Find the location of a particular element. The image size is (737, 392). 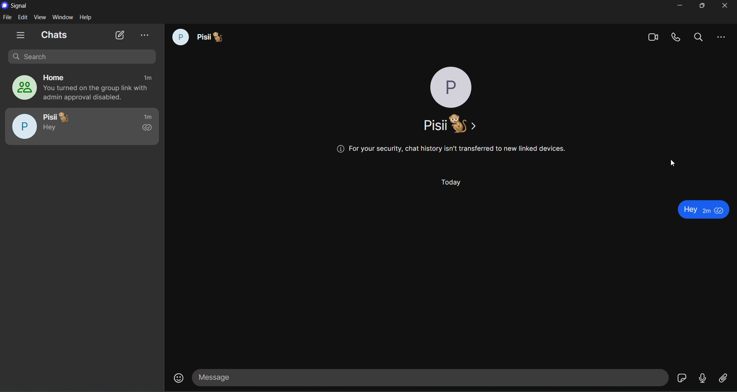

view is located at coordinates (40, 17).